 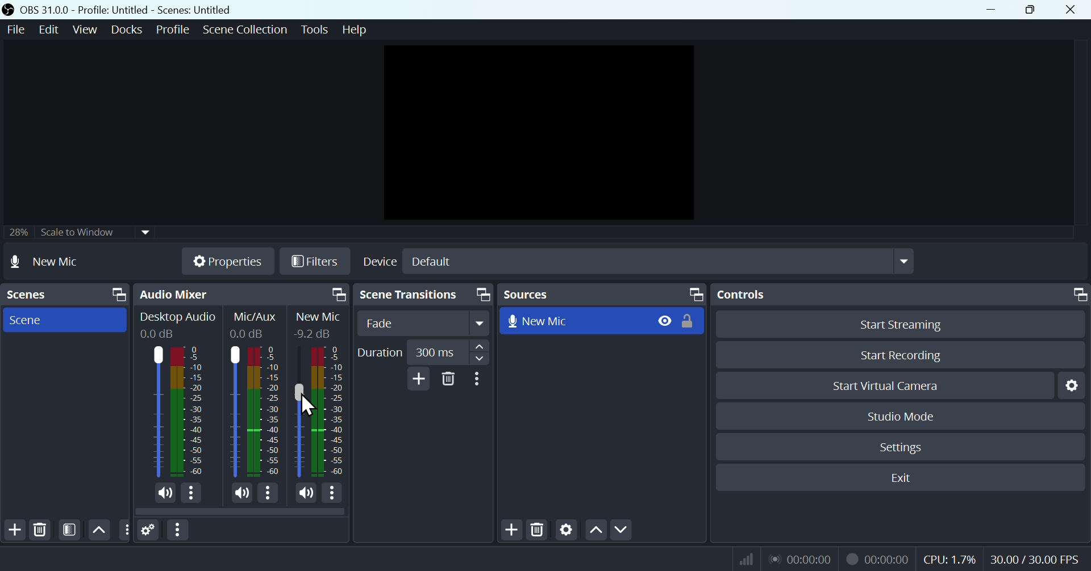 I want to click on Bitrate, so click(x=744, y=558).